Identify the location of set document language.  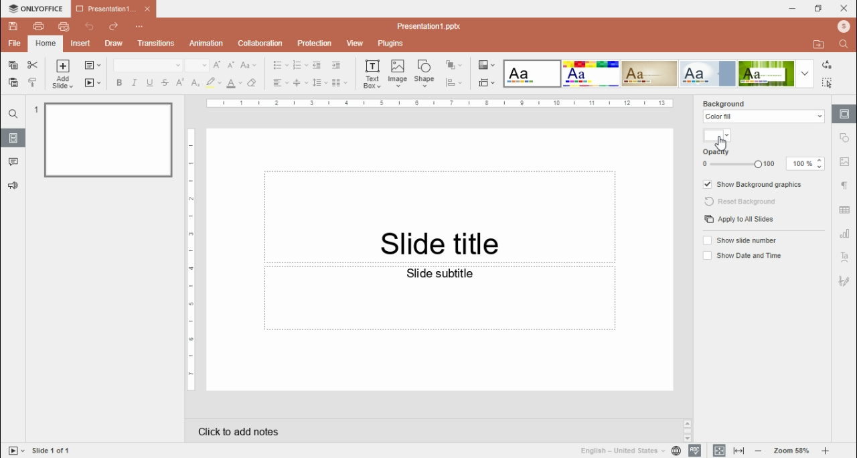
(676, 451).